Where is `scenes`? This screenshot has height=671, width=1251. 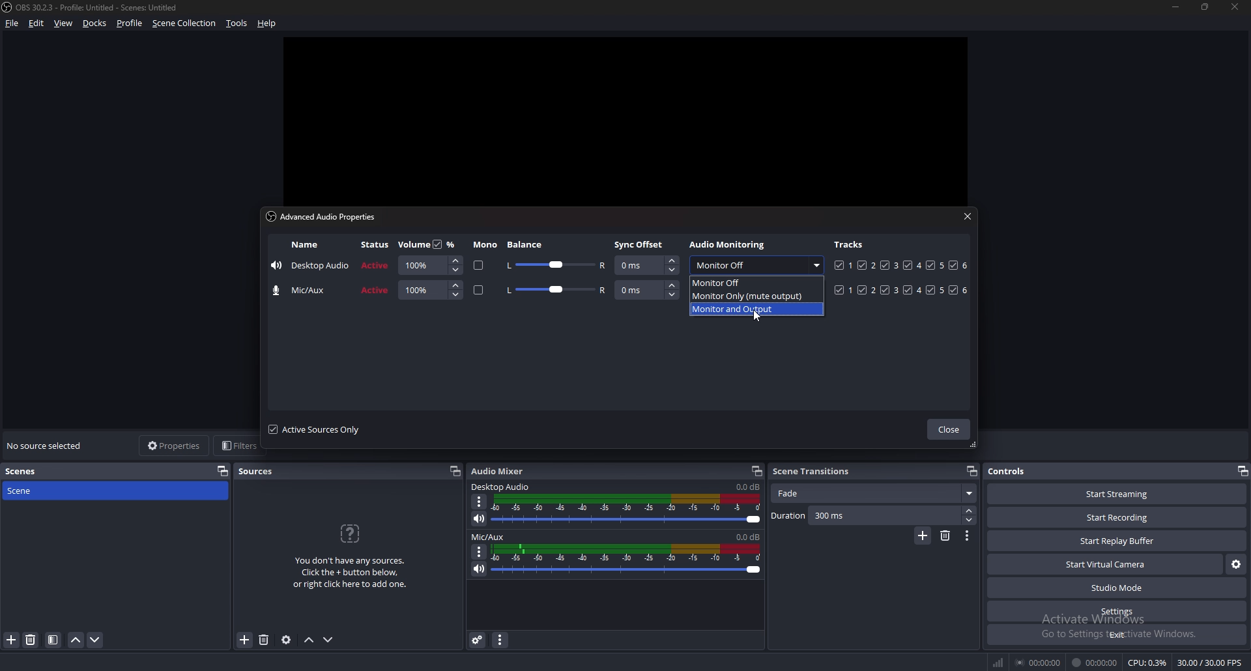 scenes is located at coordinates (34, 470).